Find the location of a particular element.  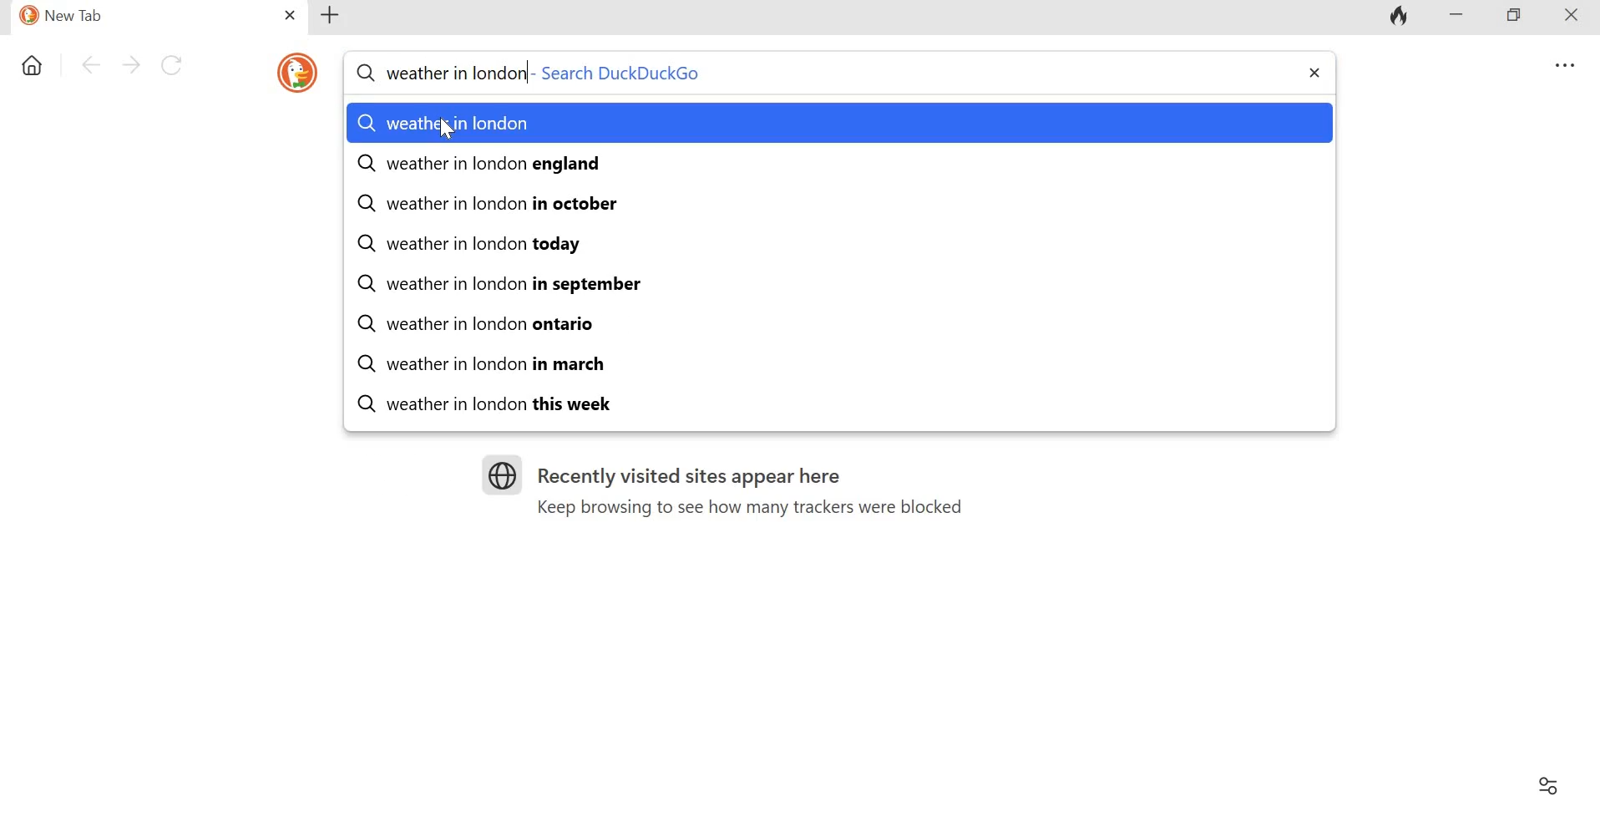

weather in london ontario is located at coordinates (842, 324).